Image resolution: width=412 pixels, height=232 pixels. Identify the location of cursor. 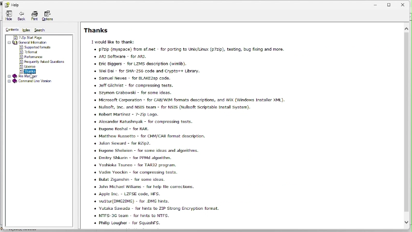
(32, 76).